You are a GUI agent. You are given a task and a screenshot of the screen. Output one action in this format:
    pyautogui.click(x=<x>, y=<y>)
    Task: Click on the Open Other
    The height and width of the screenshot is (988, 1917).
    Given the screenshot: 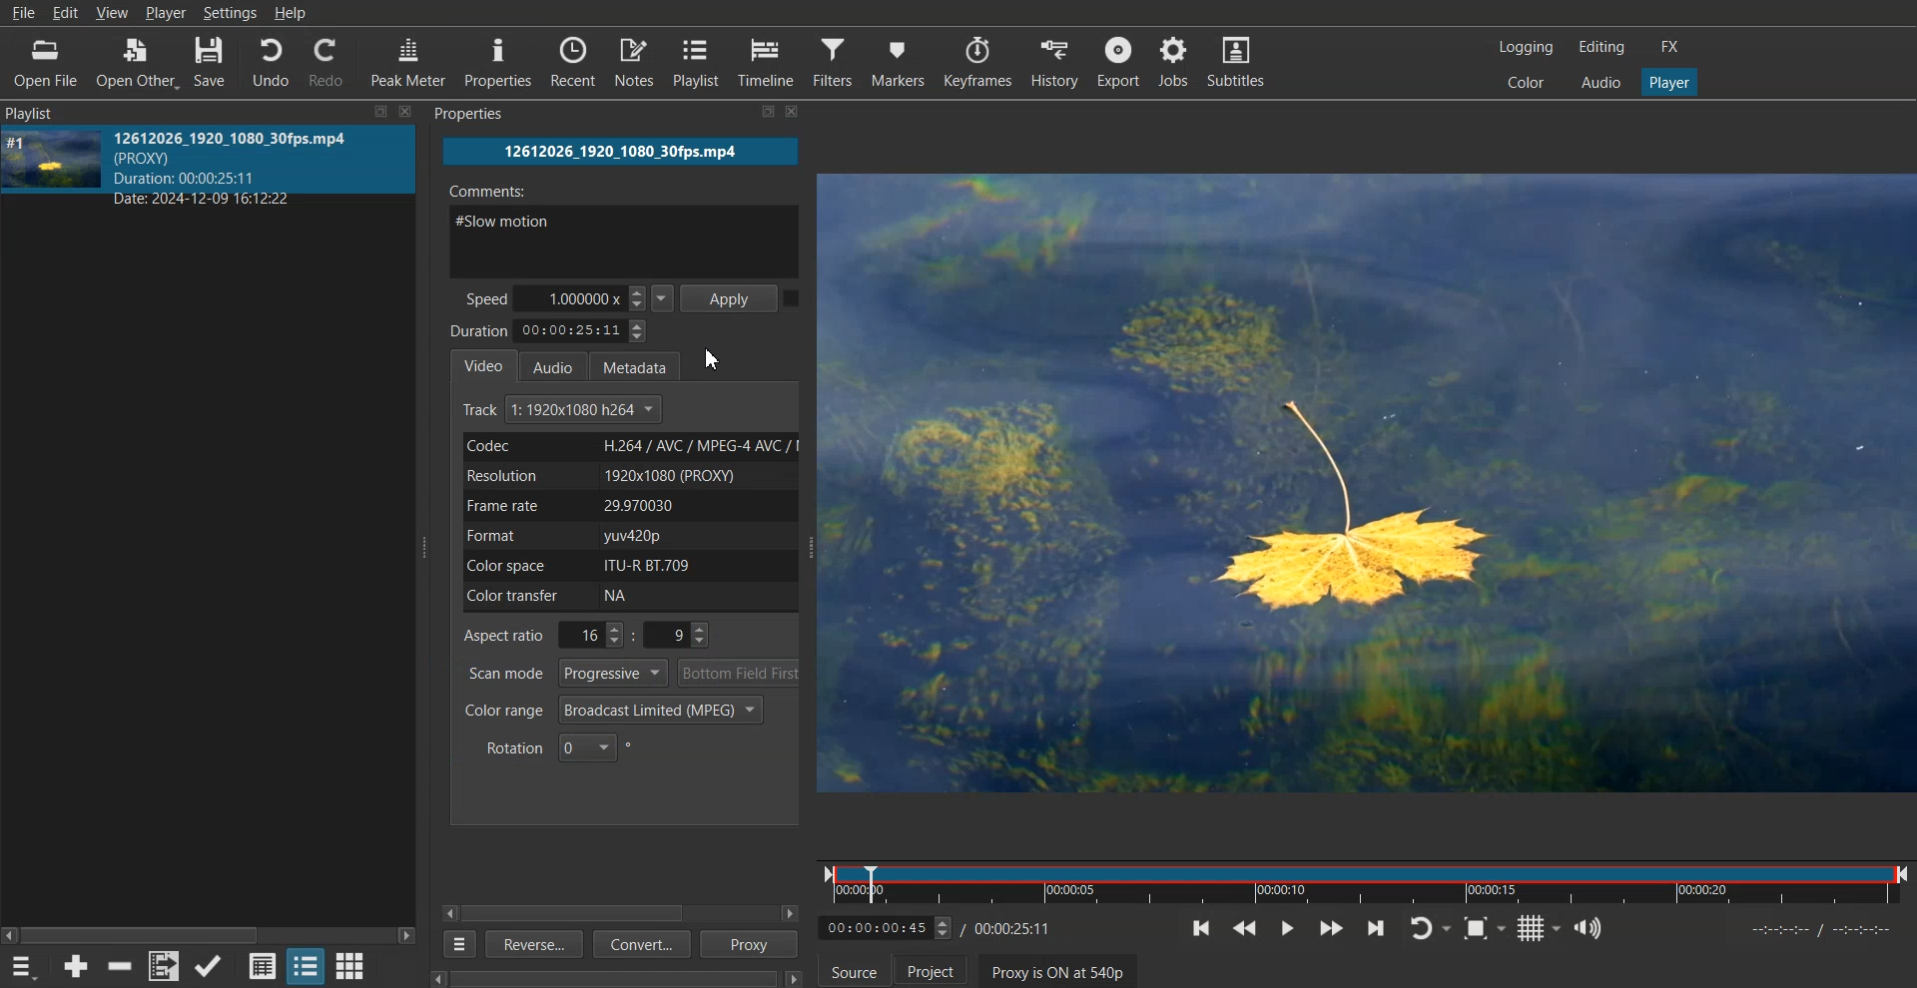 What is the action you would take?
    pyautogui.click(x=135, y=62)
    